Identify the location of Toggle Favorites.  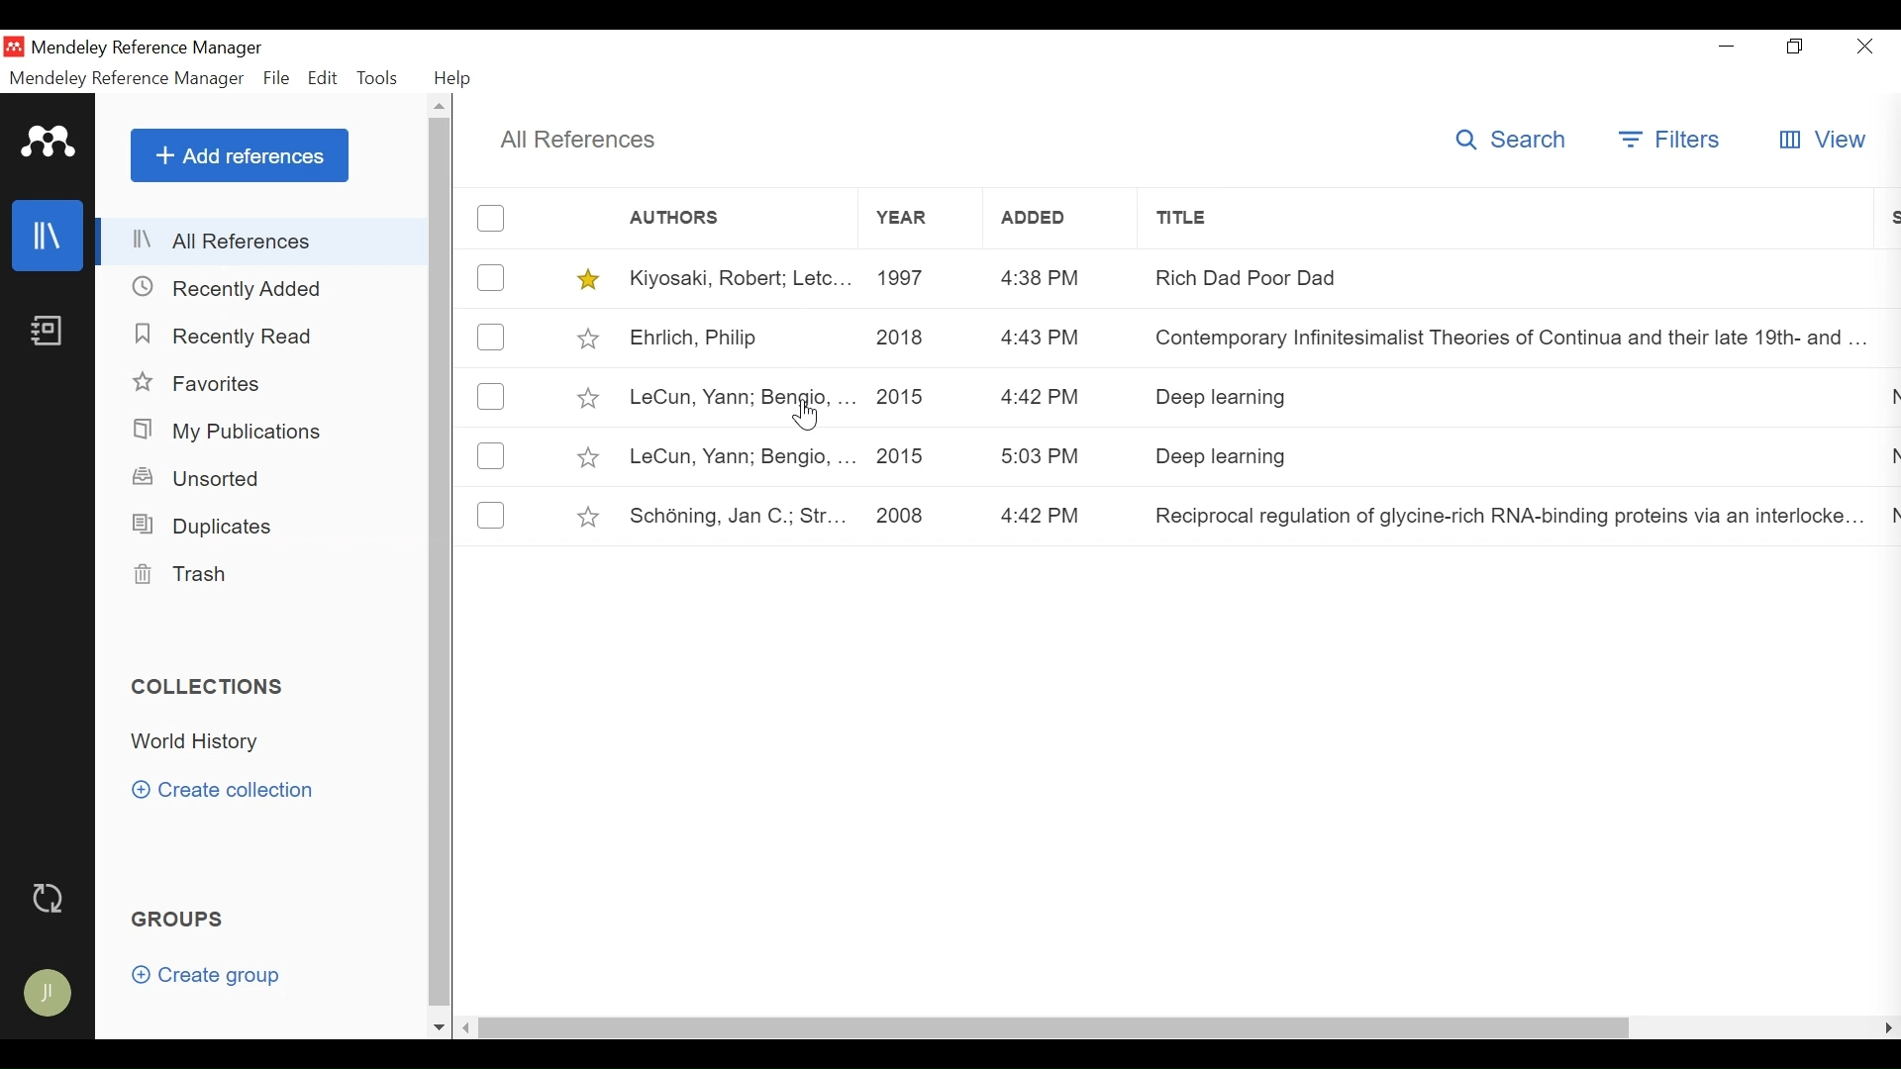
(589, 279).